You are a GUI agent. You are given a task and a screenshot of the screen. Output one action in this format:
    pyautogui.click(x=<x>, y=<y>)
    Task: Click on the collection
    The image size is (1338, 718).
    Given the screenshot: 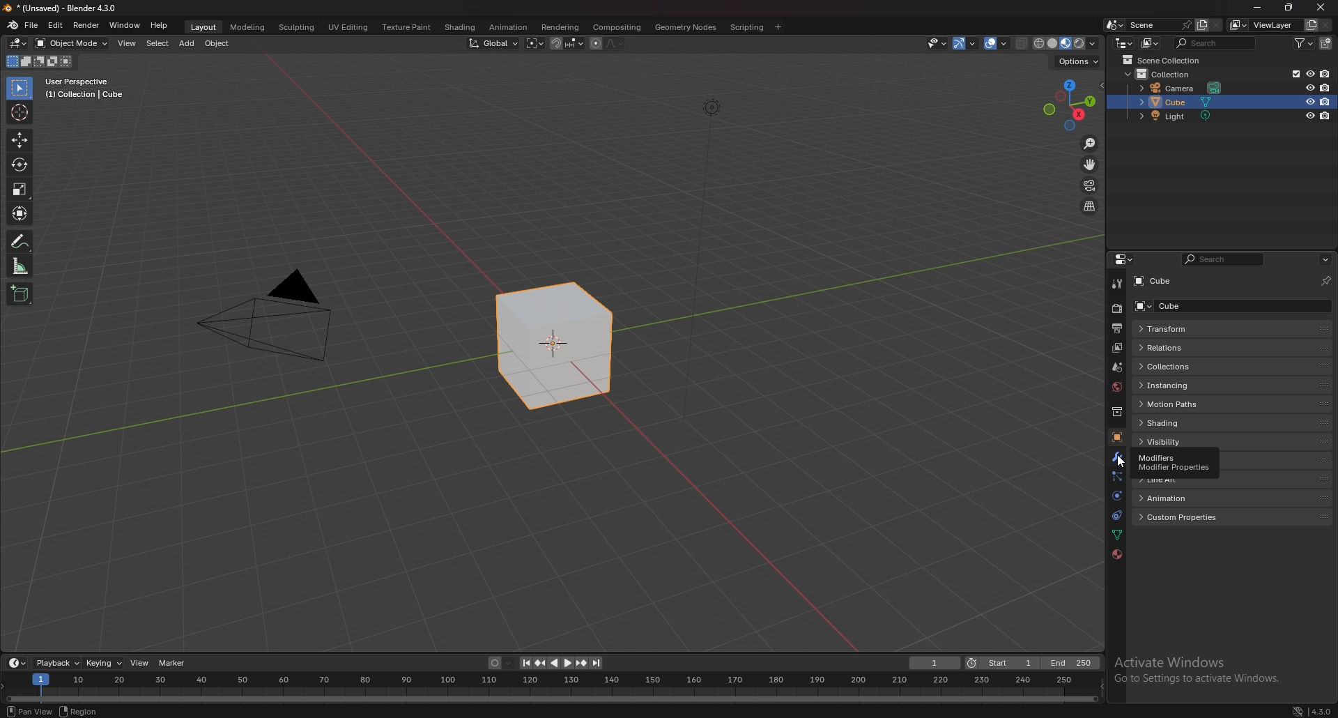 What is the action you would take?
    pyautogui.click(x=1173, y=75)
    